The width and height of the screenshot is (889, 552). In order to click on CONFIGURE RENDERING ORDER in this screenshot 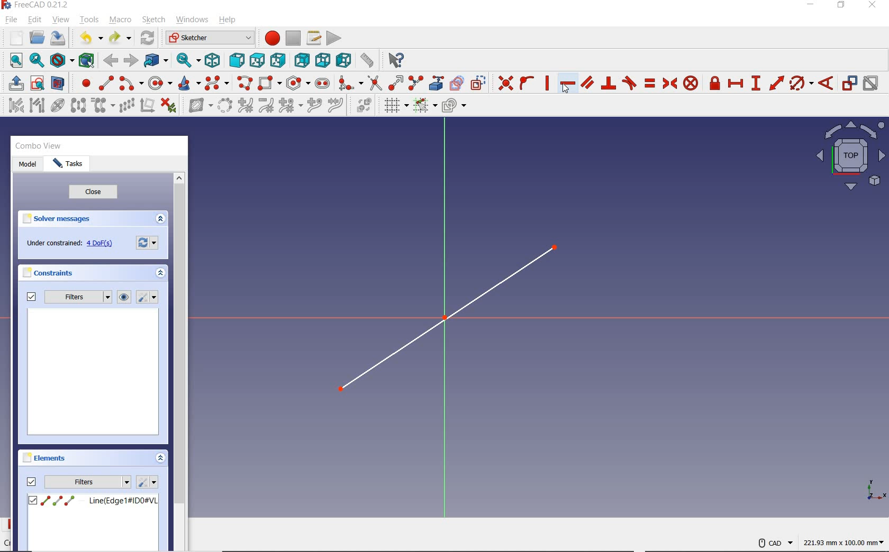, I will do `click(454, 103)`.